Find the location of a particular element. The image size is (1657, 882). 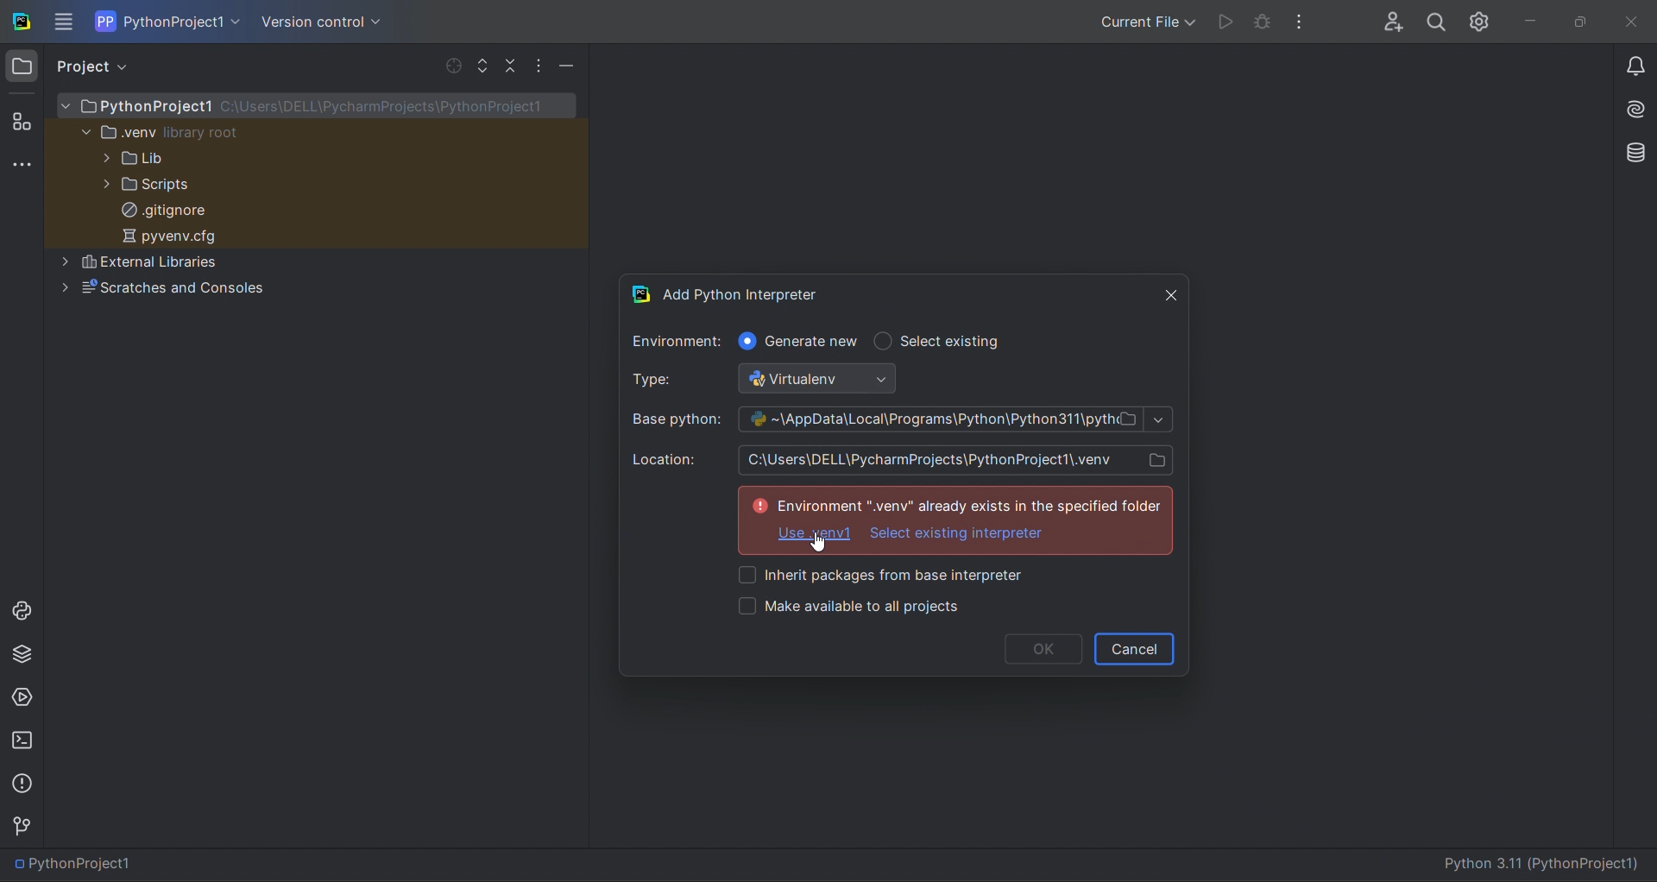

checklist is located at coordinates (911, 592).